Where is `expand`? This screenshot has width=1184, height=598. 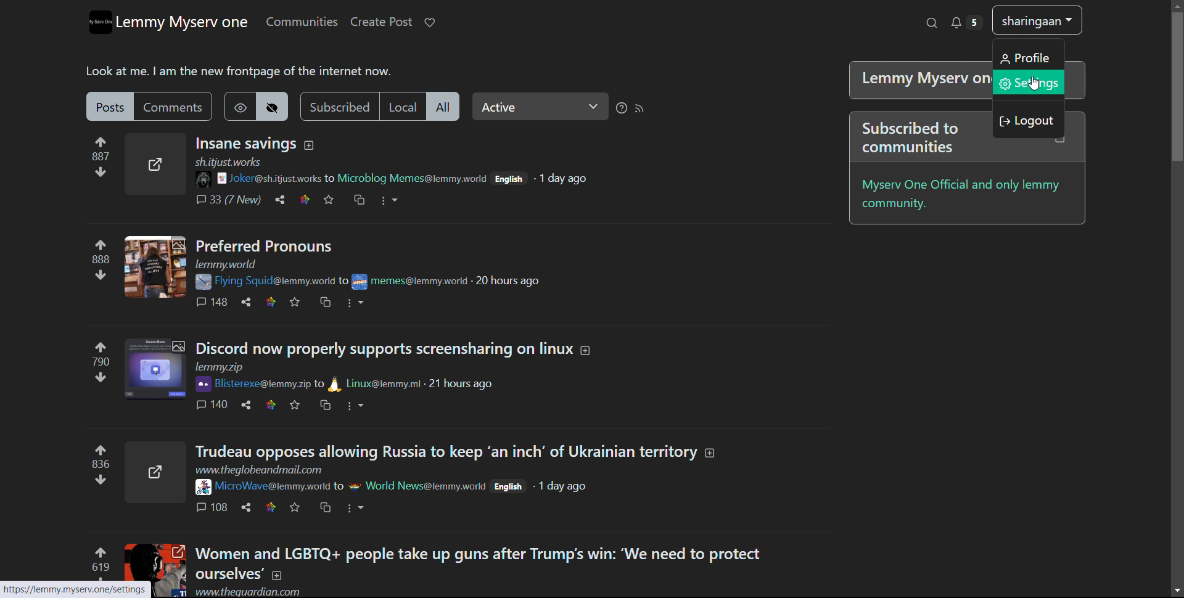 expand is located at coordinates (586, 349).